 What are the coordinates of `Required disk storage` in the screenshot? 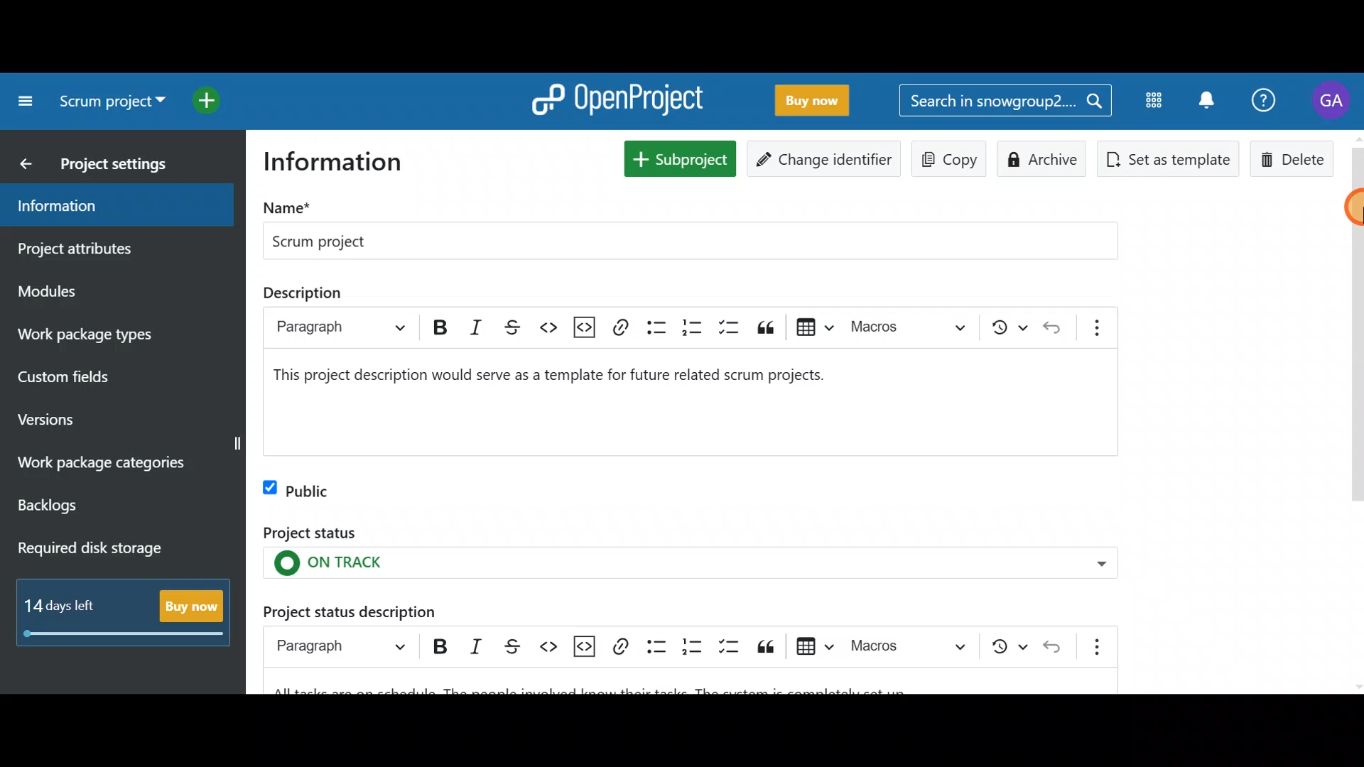 It's located at (119, 550).